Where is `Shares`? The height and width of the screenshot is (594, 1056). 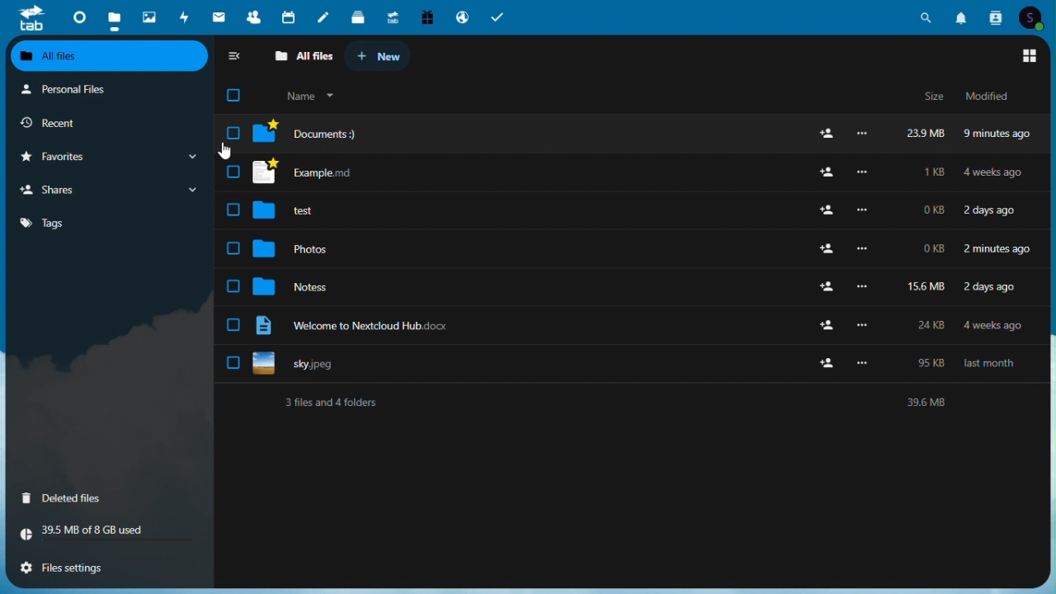 Shares is located at coordinates (104, 192).